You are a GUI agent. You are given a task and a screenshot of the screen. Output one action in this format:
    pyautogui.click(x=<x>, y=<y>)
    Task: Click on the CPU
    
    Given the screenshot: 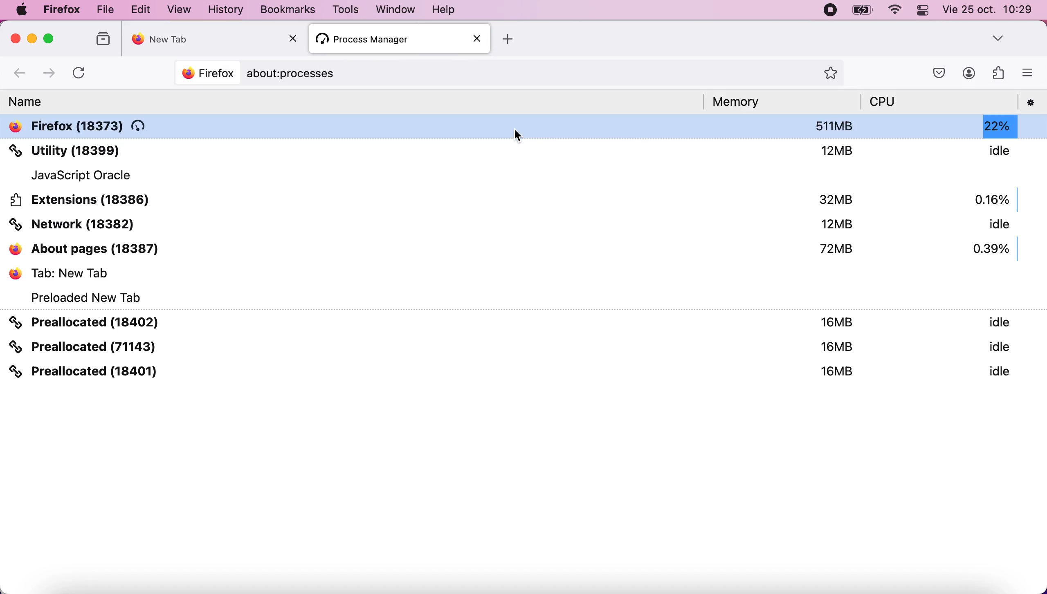 What is the action you would take?
    pyautogui.click(x=885, y=102)
    